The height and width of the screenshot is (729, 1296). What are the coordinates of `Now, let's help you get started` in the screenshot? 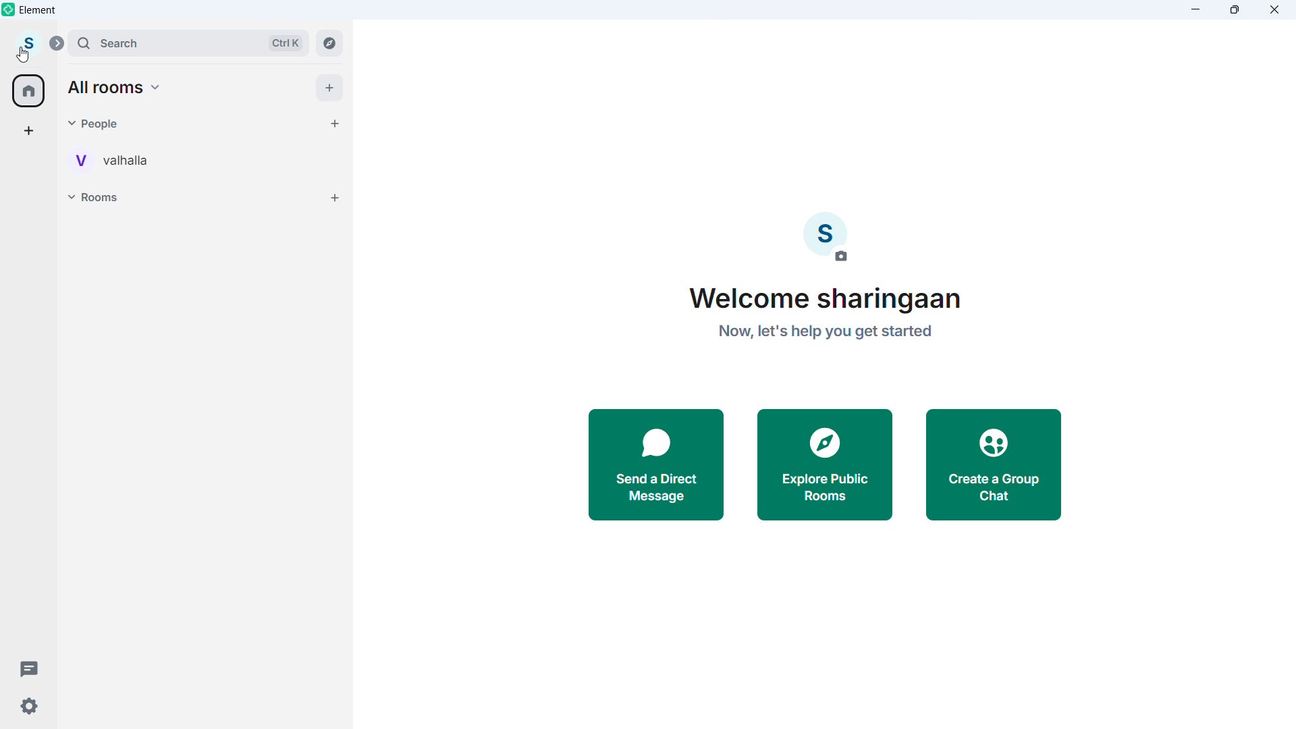 It's located at (825, 332).